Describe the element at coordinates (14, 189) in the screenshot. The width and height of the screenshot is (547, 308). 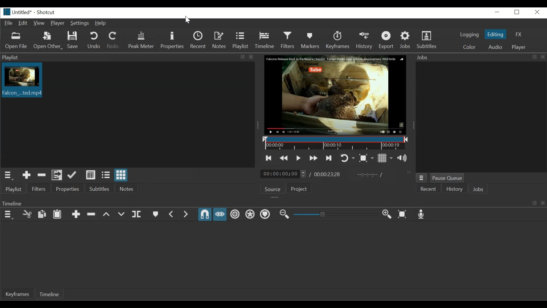
I see `Playlist` at that location.